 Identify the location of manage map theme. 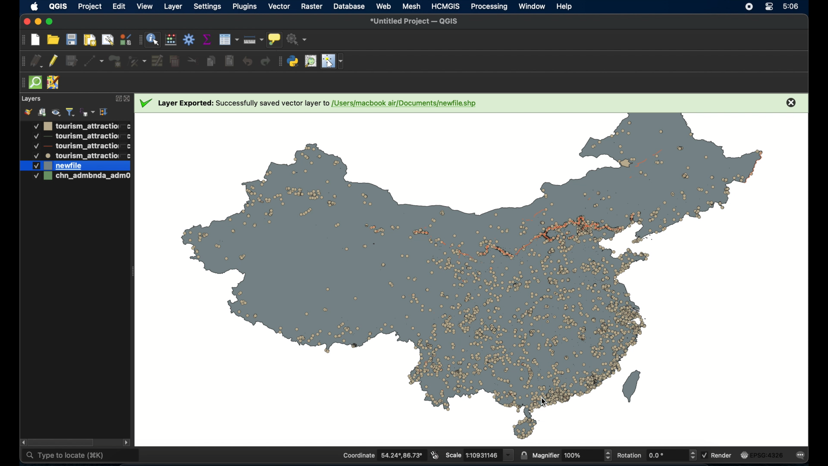
(56, 112).